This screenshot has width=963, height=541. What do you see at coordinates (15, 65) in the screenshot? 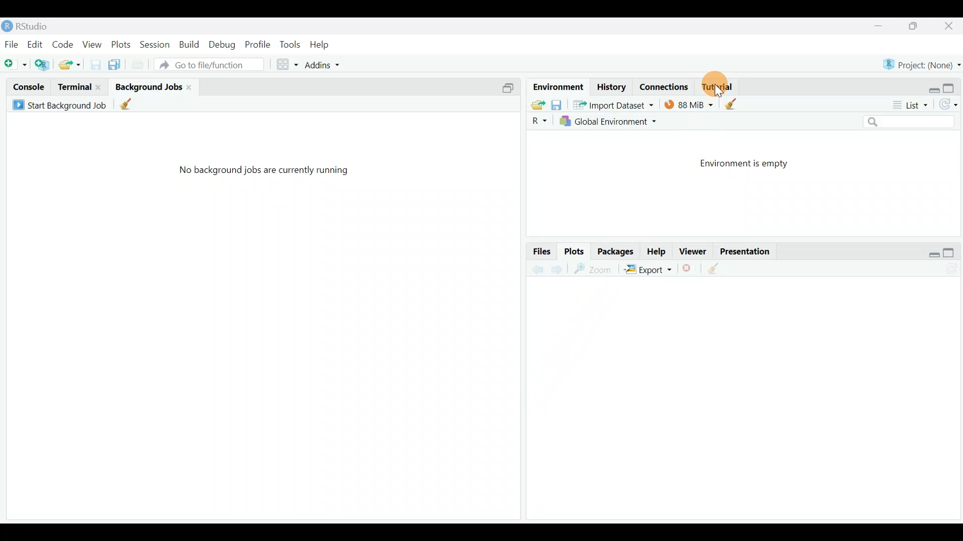
I see `New file` at bounding box center [15, 65].